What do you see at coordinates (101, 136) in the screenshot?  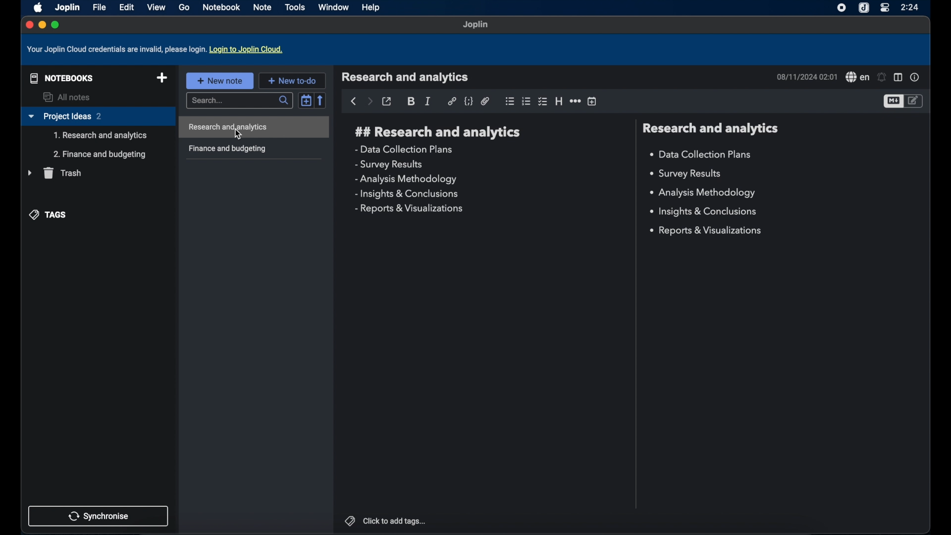 I see `sub-notebook(Research and analytics)` at bounding box center [101, 136].